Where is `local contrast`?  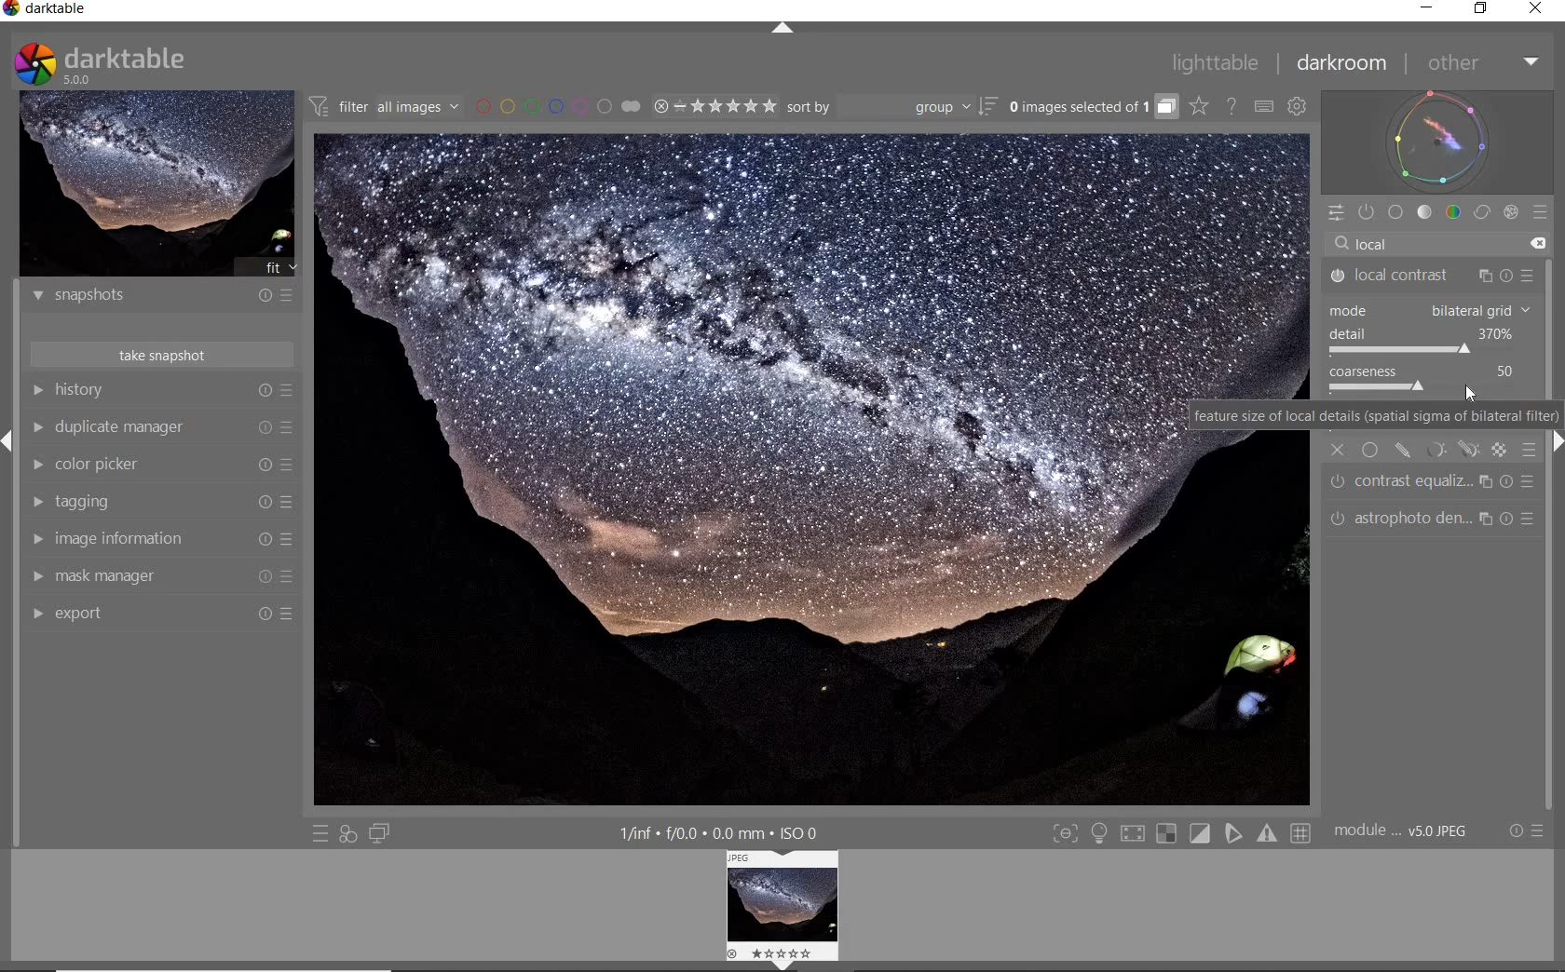
local contrast is located at coordinates (1403, 276).